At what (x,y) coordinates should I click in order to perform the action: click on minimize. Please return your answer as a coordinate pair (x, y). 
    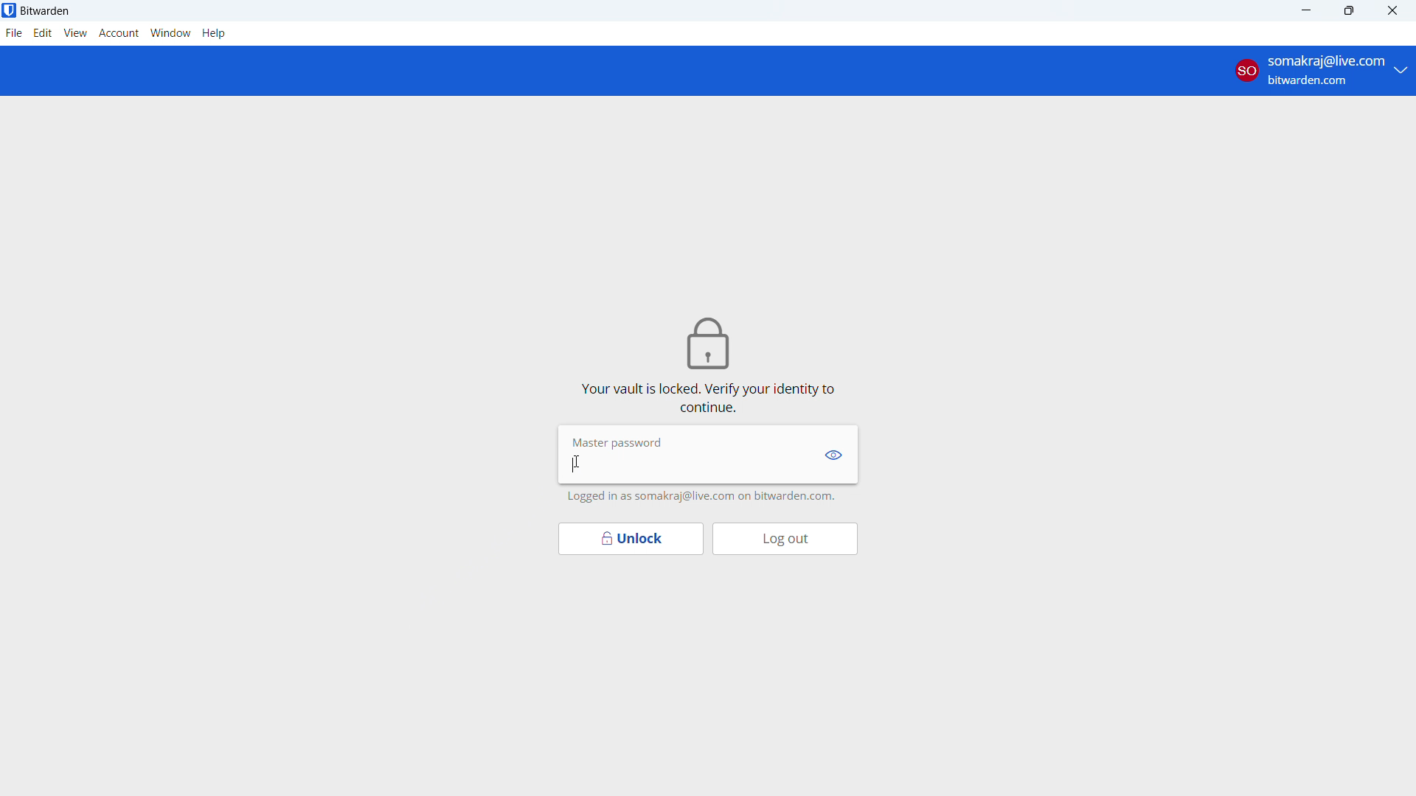
    Looking at the image, I should click on (1305, 11).